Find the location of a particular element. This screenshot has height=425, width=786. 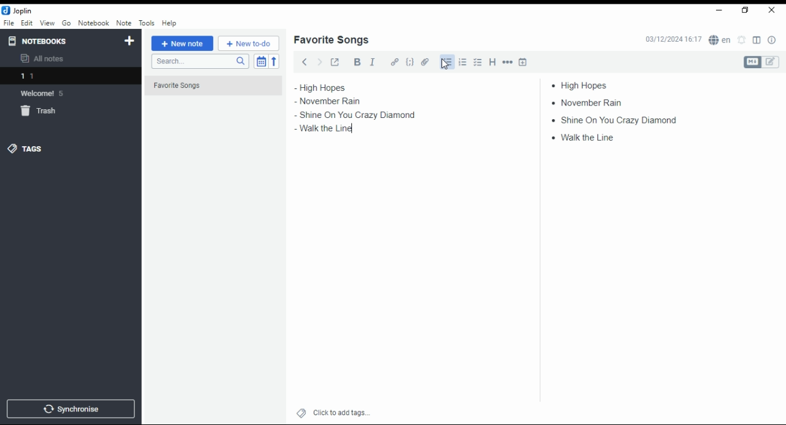

view is located at coordinates (47, 23).